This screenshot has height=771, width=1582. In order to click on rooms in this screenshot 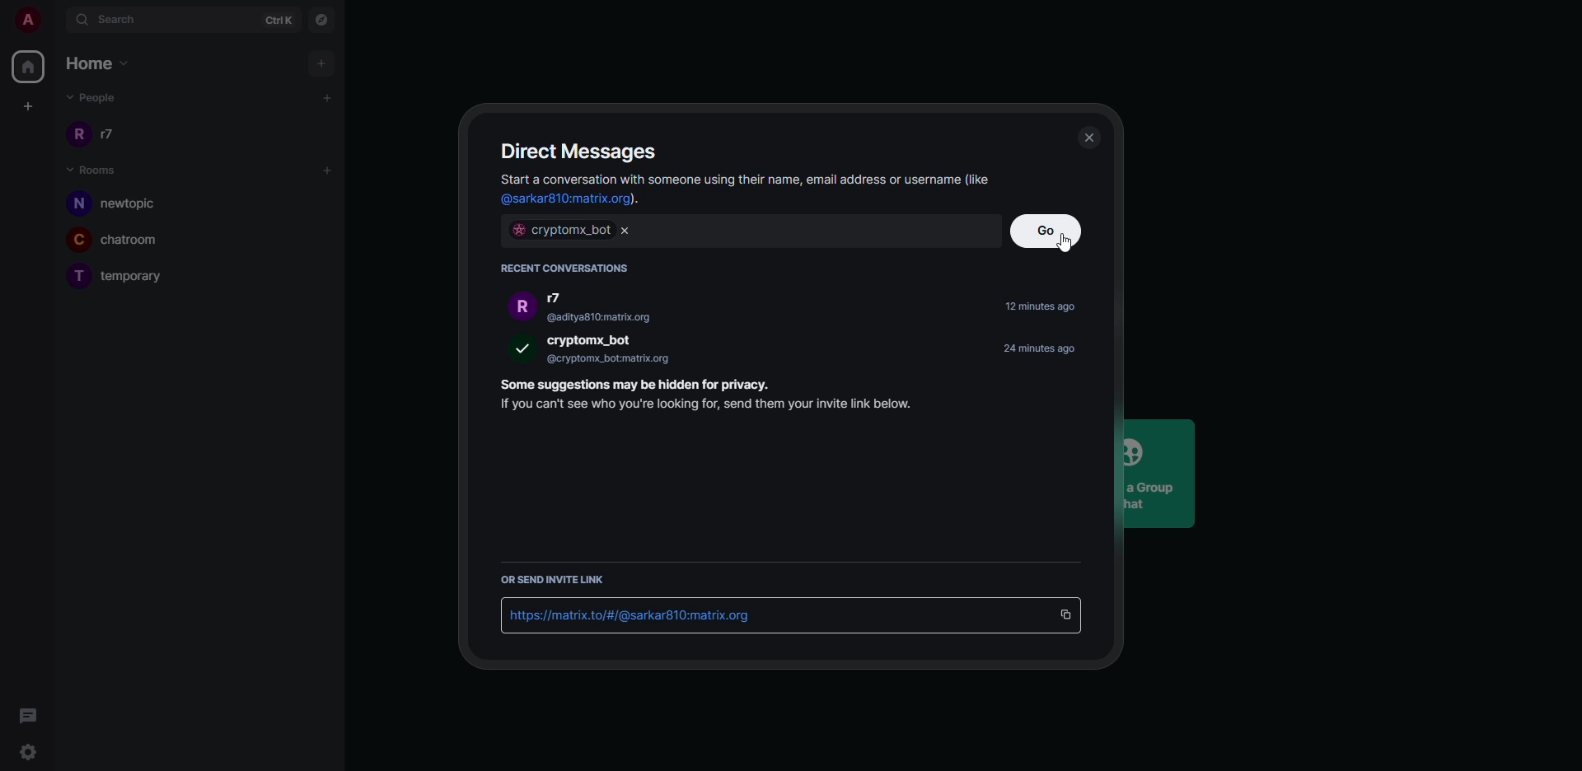, I will do `click(92, 171)`.